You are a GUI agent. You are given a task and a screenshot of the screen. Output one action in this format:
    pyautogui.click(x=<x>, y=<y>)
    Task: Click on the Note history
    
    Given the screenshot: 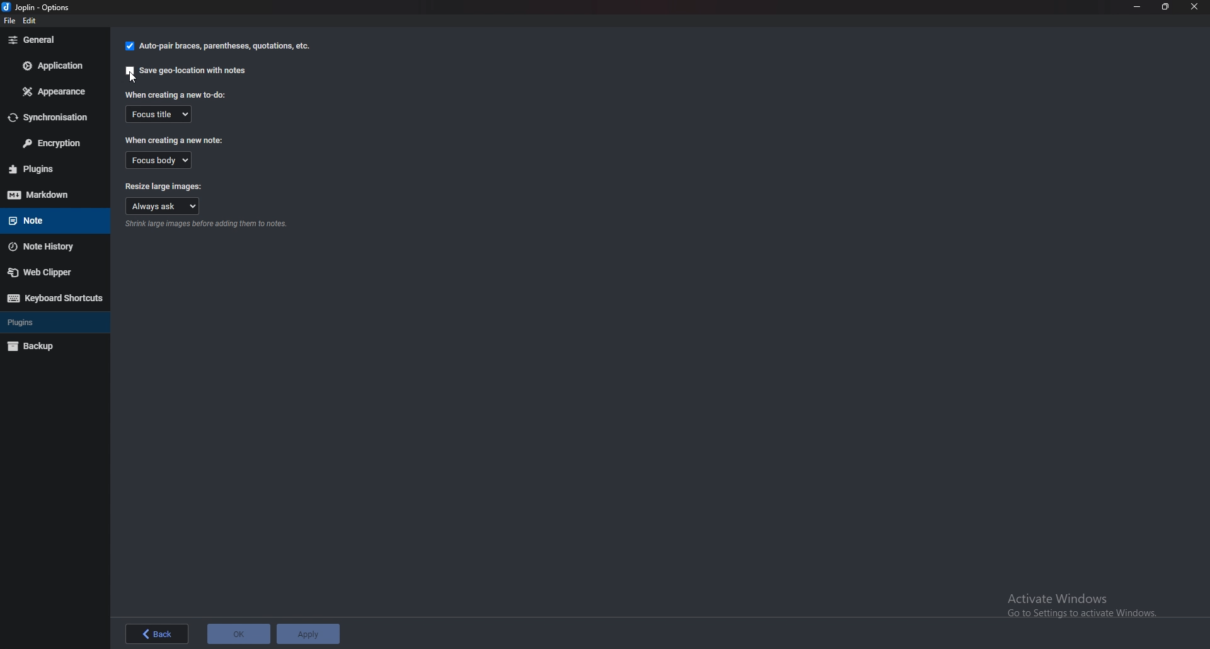 What is the action you would take?
    pyautogui.click(x=50, y=246)
    